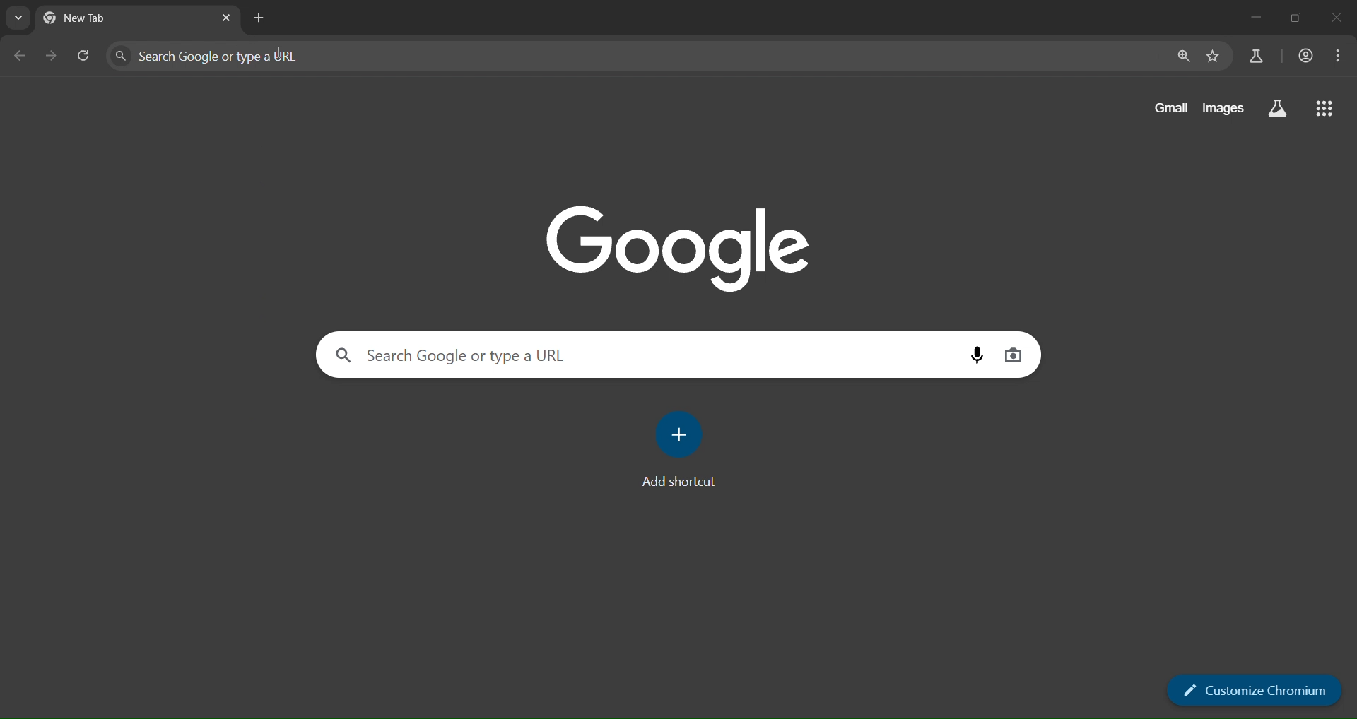  What do you see at coordinates (452, 355) in the screenshot?
I see `Search Google or type a URL` at bounding box center [452, 355].